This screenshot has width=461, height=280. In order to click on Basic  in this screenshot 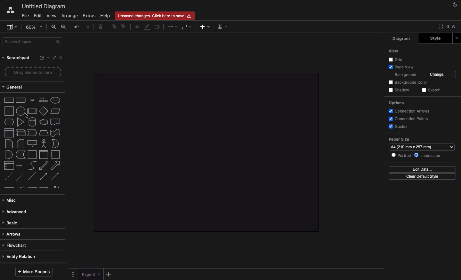, I will do `click(12, 223)`.